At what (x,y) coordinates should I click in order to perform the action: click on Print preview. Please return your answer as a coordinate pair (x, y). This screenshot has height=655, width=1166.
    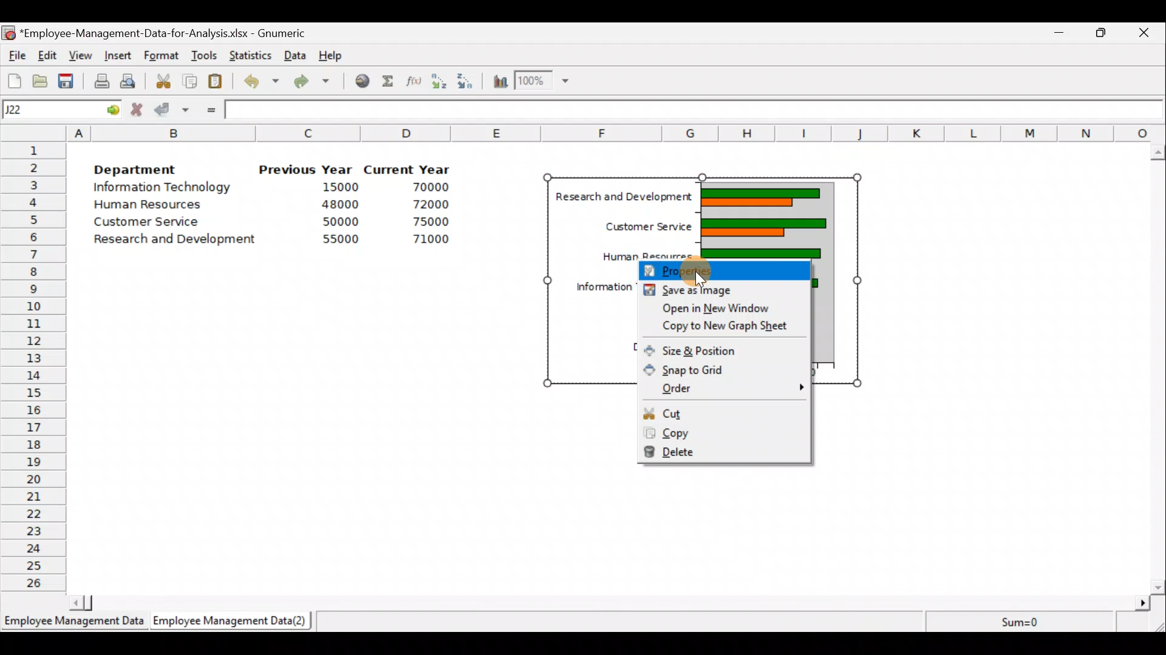
    Looking at the image, I should click on (129, 81).